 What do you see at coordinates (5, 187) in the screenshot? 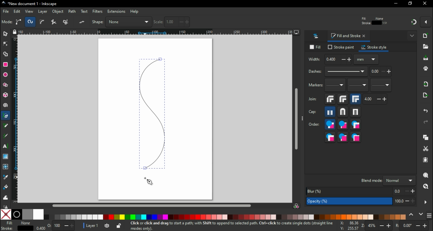
I see `paint bucket tool` at bounding box center [5, 187].